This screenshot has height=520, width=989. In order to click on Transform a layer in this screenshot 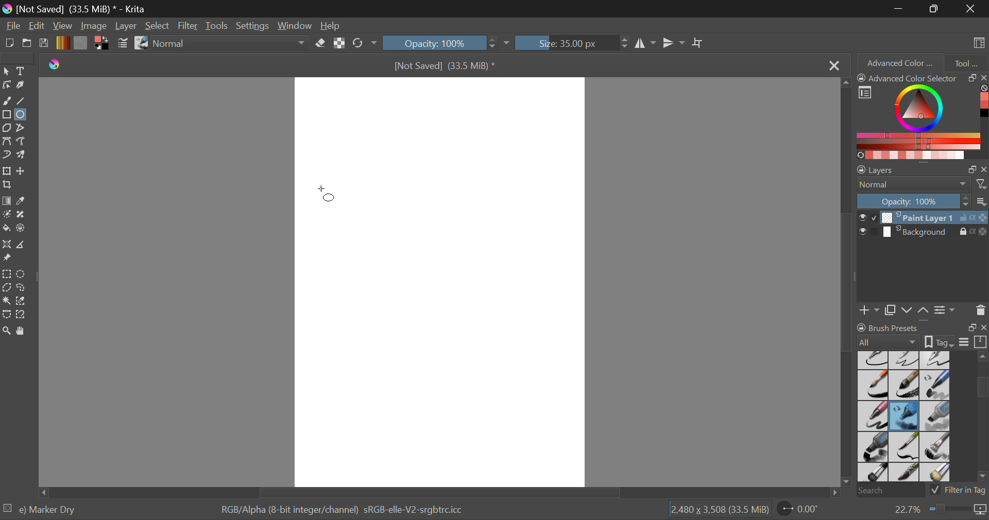, I will do `click(6, 171)`.